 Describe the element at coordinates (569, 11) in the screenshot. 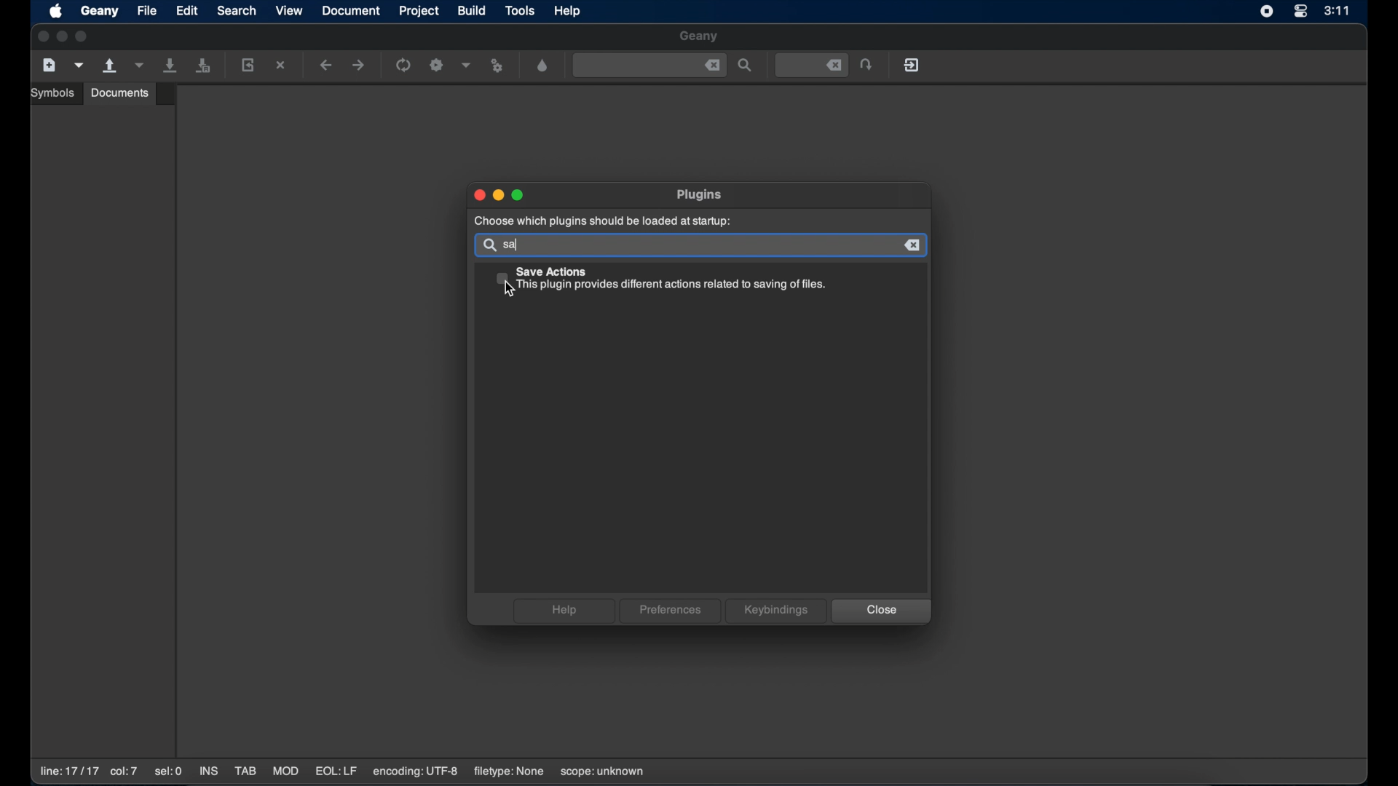

I see `help` at that location.